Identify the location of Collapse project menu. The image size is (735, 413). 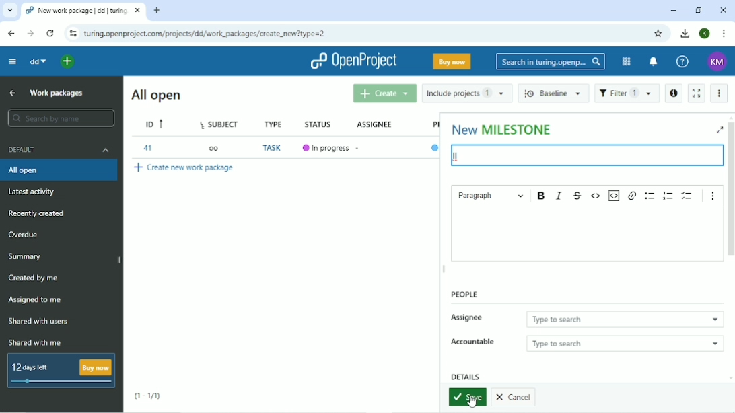
(13, 62).